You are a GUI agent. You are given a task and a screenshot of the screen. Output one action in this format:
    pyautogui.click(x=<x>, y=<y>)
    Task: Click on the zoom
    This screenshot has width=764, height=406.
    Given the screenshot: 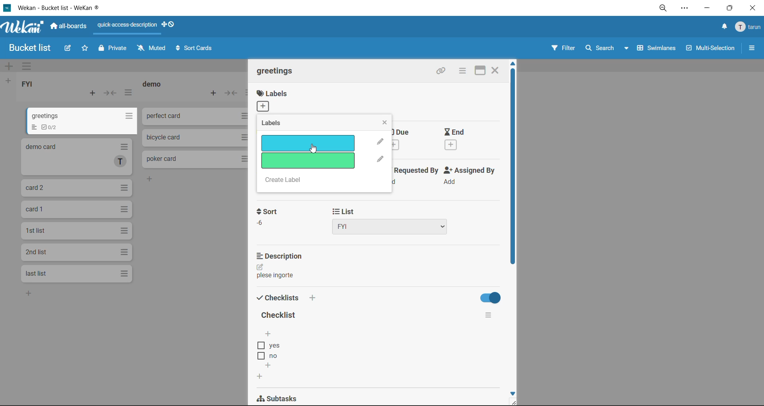 What is the action you would take?
    pyautogui.click(x=663, y=9)
    